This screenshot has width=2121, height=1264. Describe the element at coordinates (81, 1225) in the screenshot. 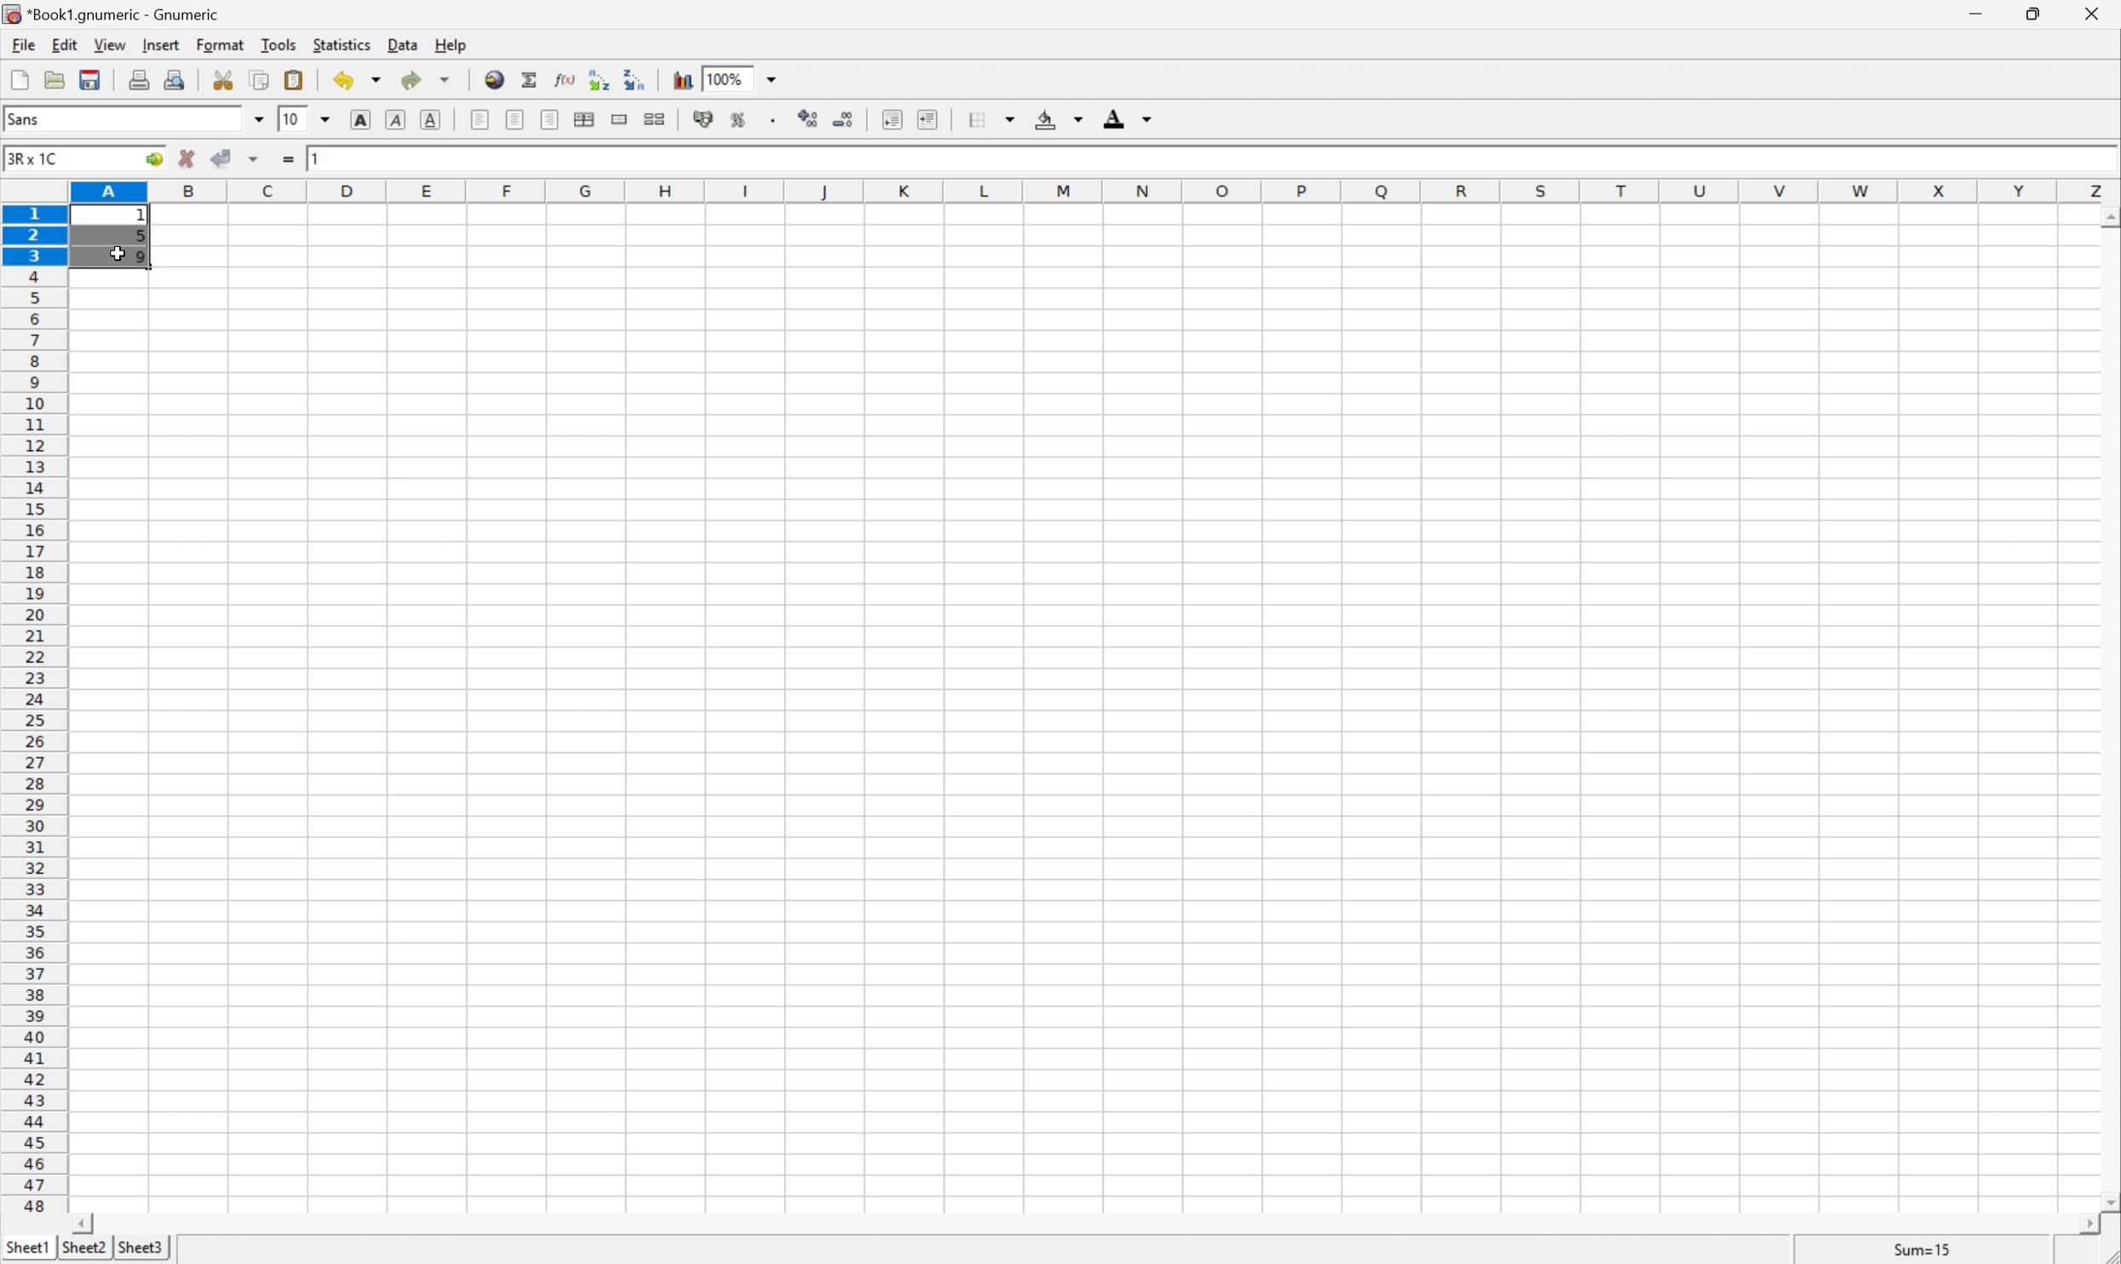

I see `scroll left` at that location.